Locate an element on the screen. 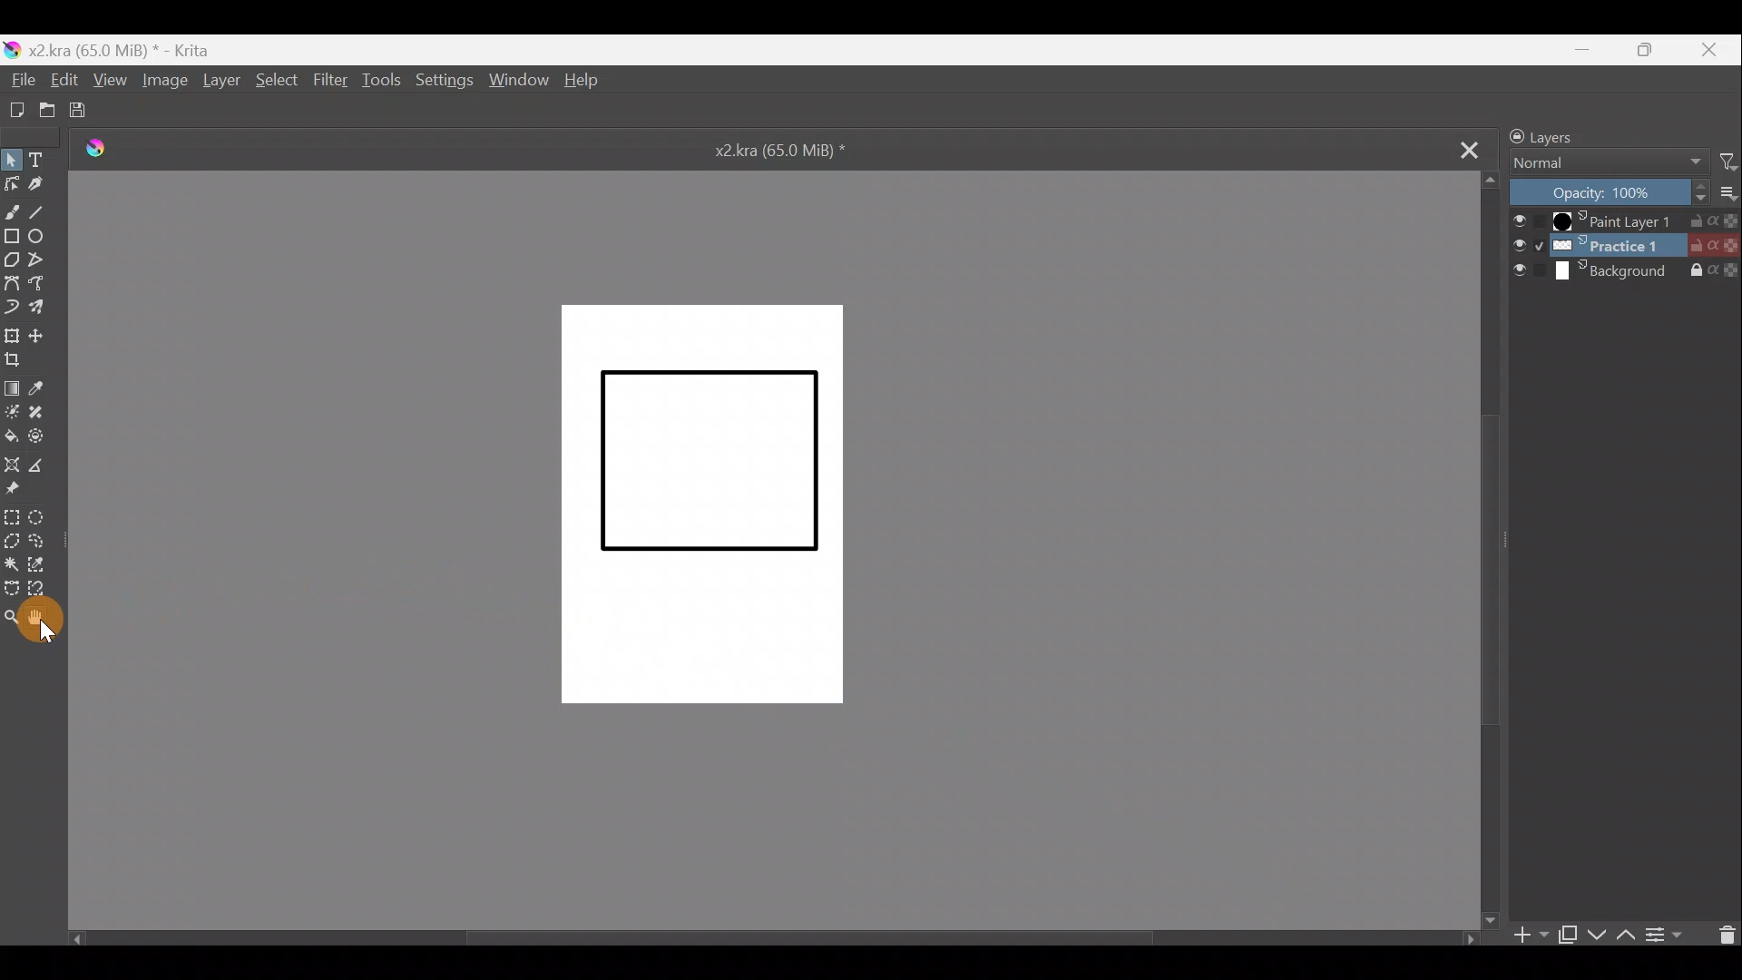  Close tab is located at coordinates (1457, 146).